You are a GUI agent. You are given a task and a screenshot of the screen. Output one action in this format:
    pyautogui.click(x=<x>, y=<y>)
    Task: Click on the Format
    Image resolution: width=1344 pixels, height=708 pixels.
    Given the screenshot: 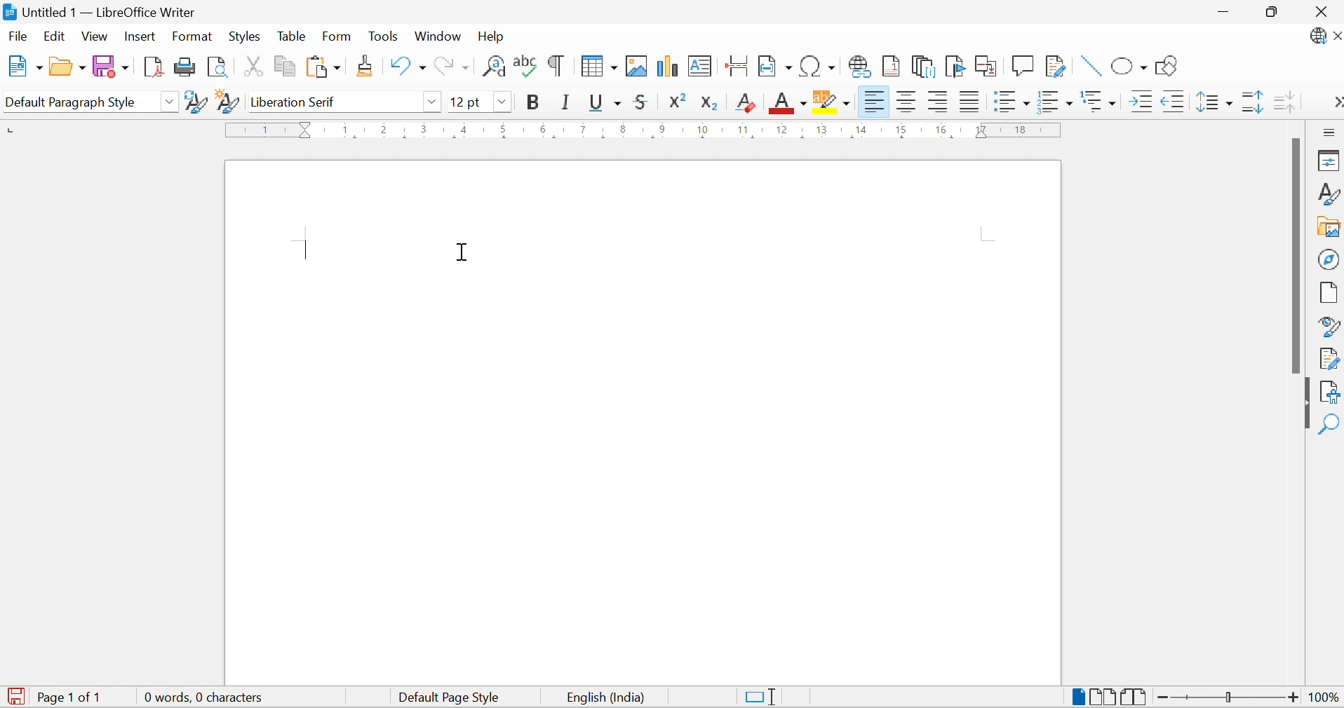 What is the action you would take?
    pyautogui.click(x=193, y=37)
    